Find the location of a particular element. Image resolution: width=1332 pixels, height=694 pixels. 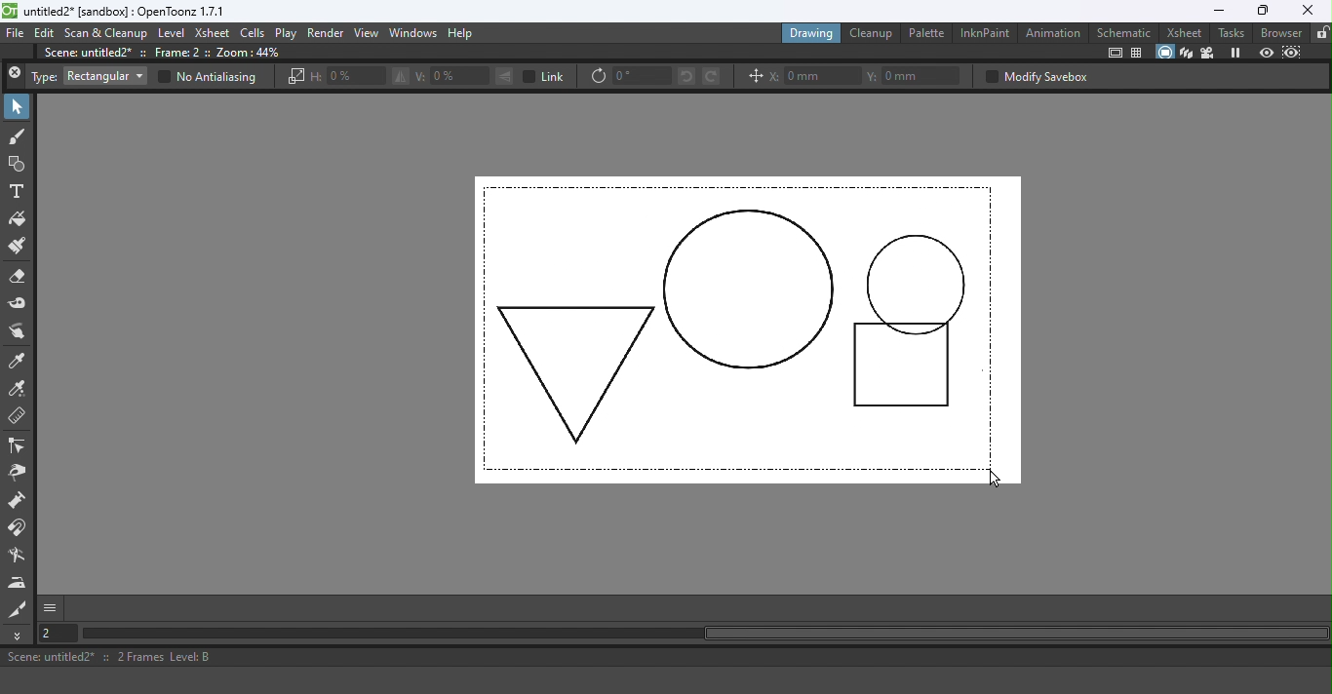

Scale is located at coordinates (294, 77).